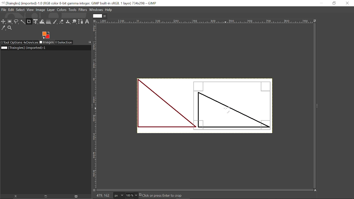 The height and width of the screenshot is (199, 354). What do you see at coordinates (23, 22) in the screenshot?
I see `Fuzzy select tool` at bounding box center [23, 22].